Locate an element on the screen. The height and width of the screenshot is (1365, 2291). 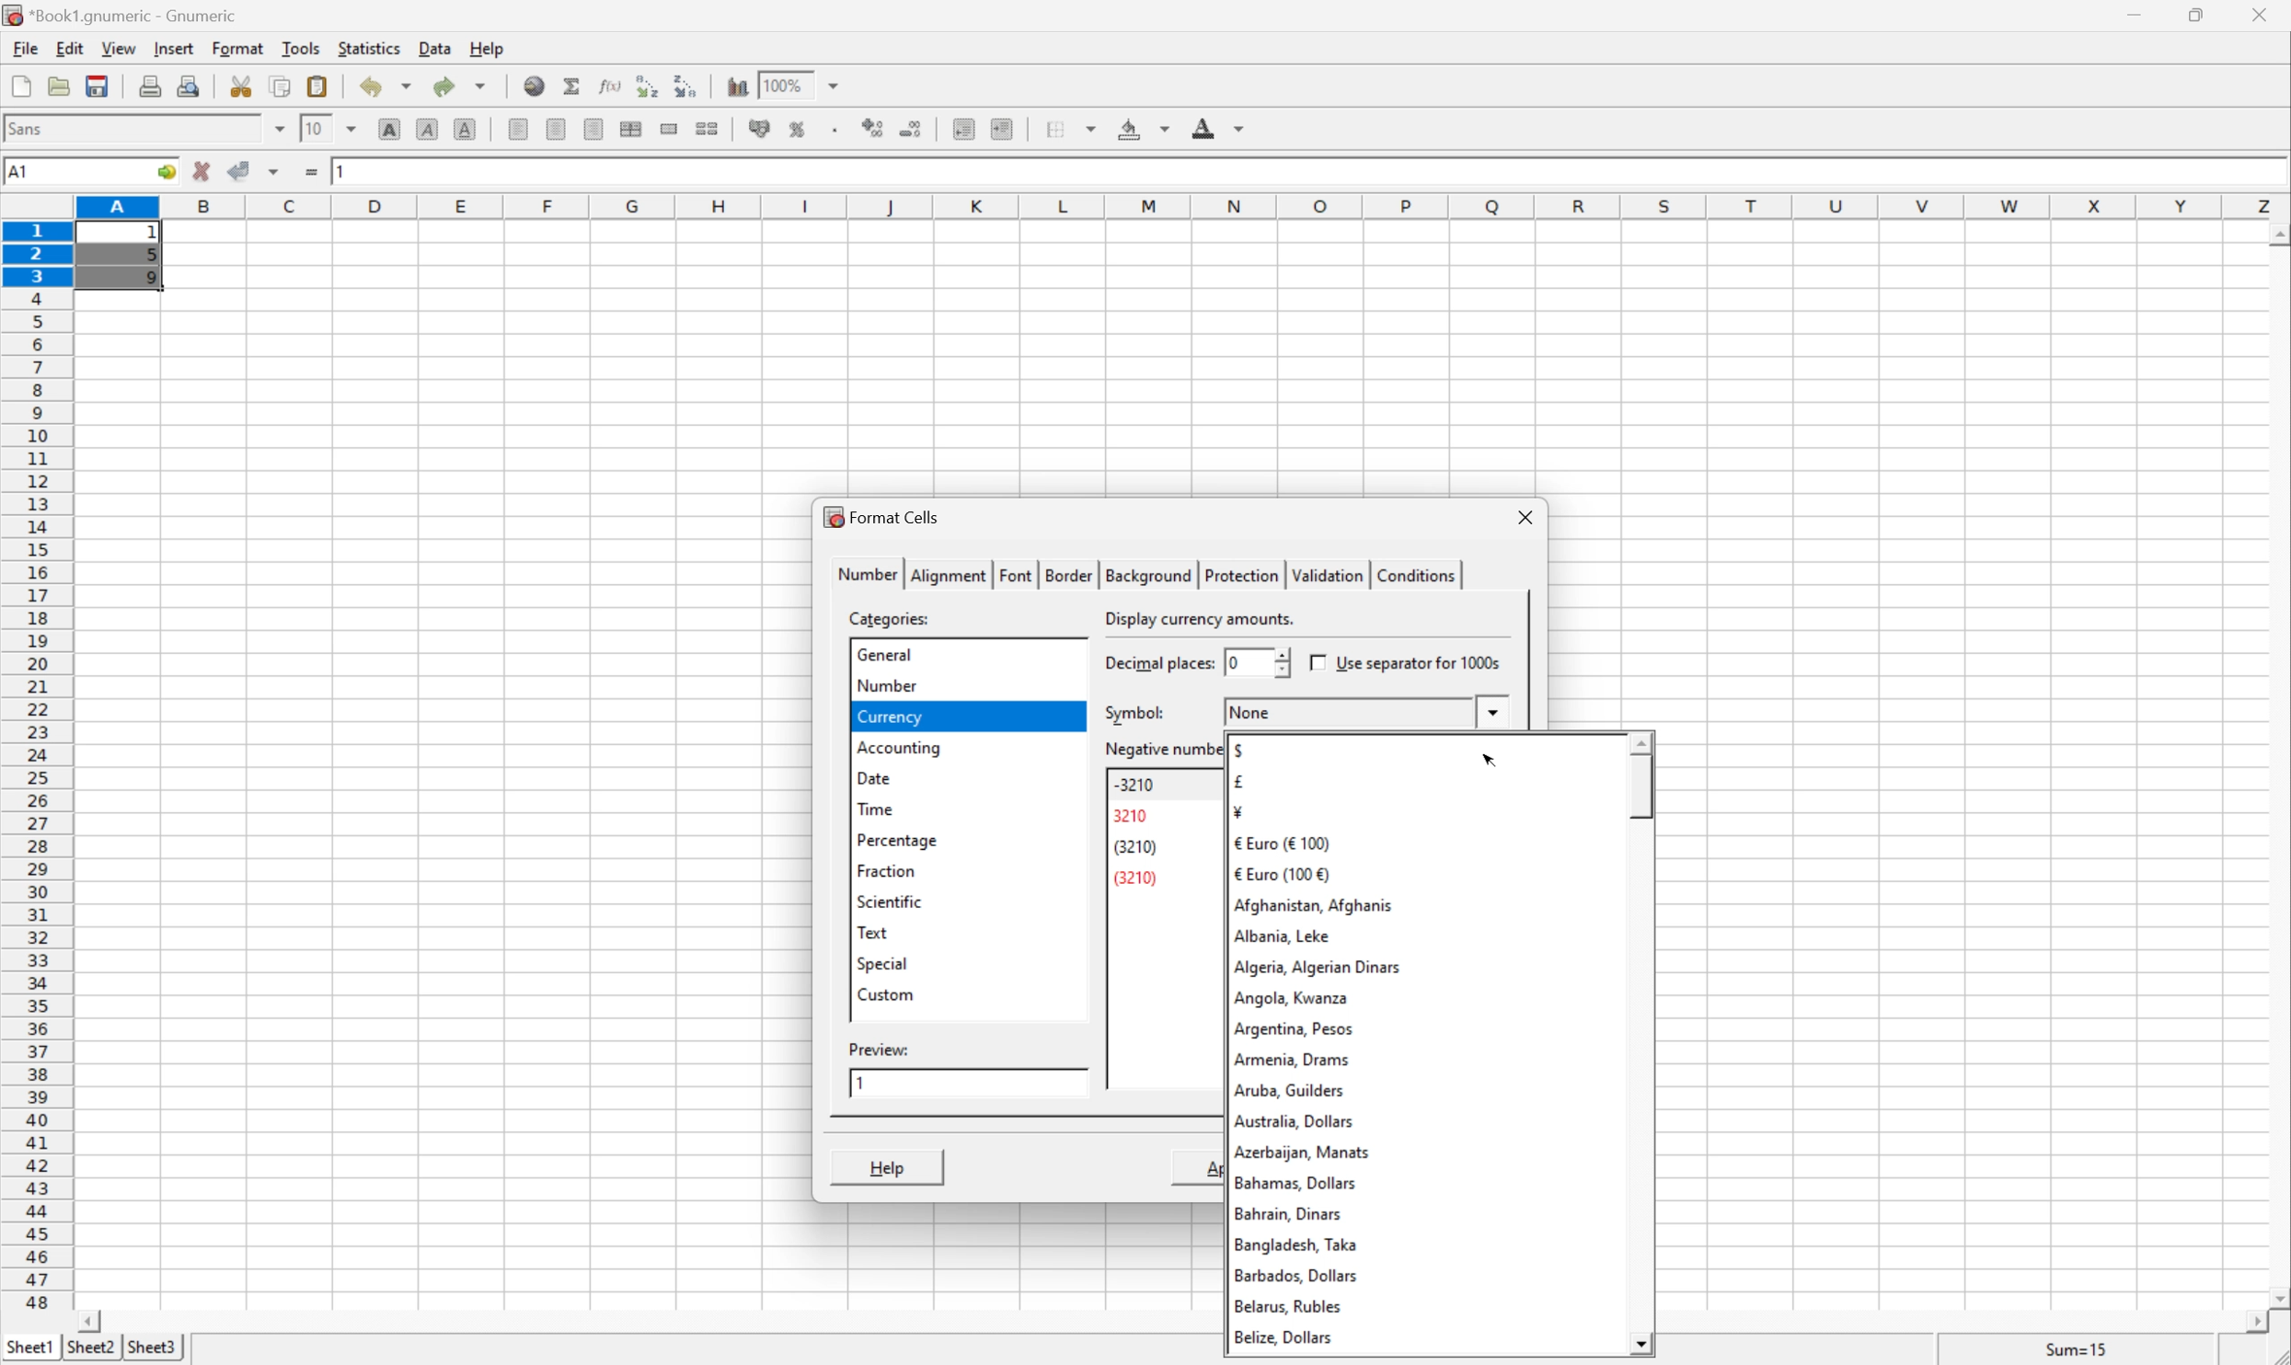
number is located at coordinates (883, 683).